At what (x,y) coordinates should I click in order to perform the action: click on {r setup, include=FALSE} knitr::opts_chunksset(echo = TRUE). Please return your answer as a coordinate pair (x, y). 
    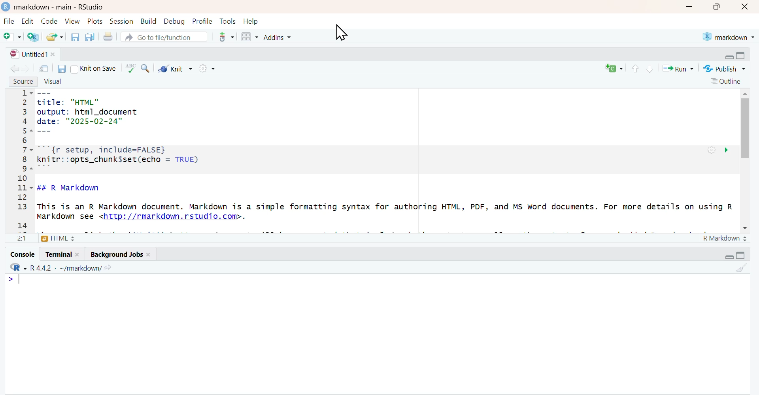
    Looking at the image, I should click on (190, 158).